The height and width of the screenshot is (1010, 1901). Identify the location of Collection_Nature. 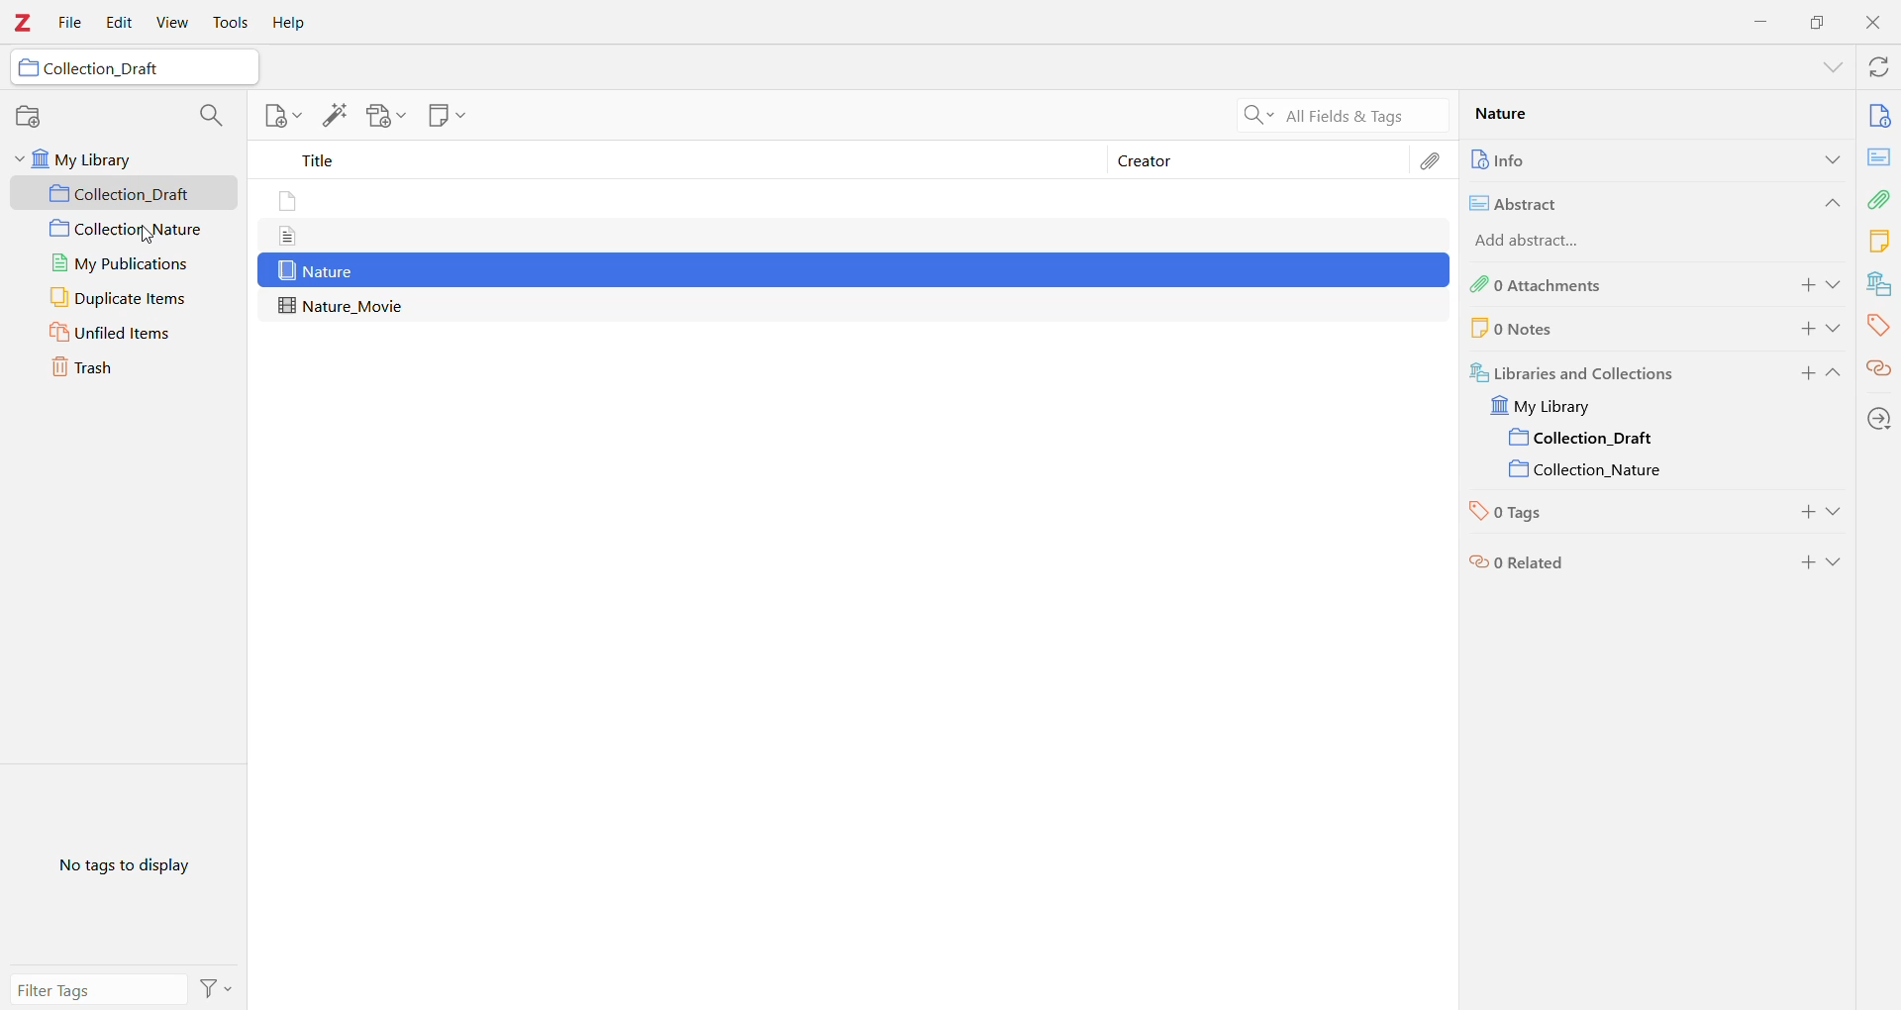
(125, 230).